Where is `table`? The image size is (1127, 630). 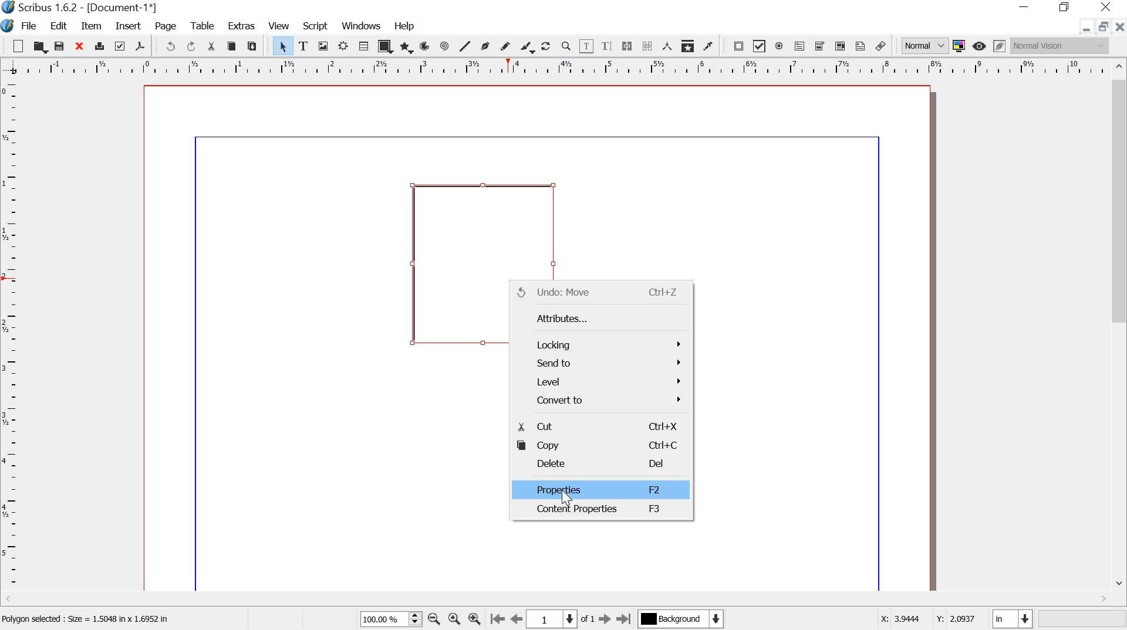 table is located at coordinates (204, 26).